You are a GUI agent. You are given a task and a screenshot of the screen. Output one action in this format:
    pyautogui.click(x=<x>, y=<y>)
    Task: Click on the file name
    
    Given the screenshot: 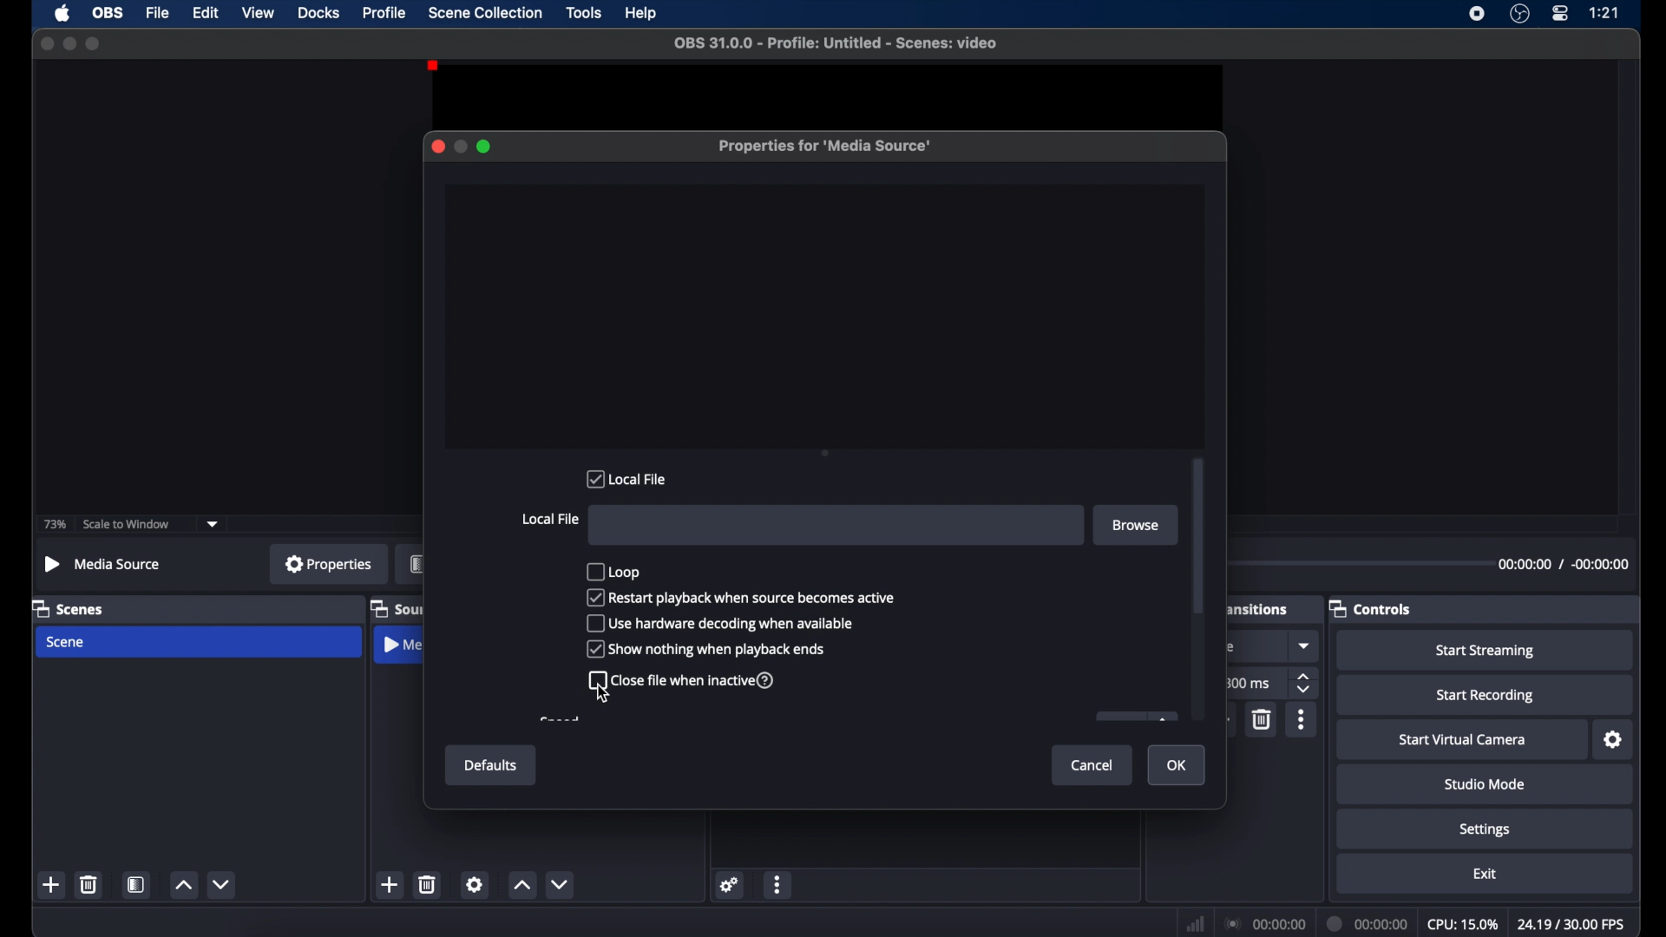 What is the action you would take?
    pyautogui.click(x=836, y=43)
    